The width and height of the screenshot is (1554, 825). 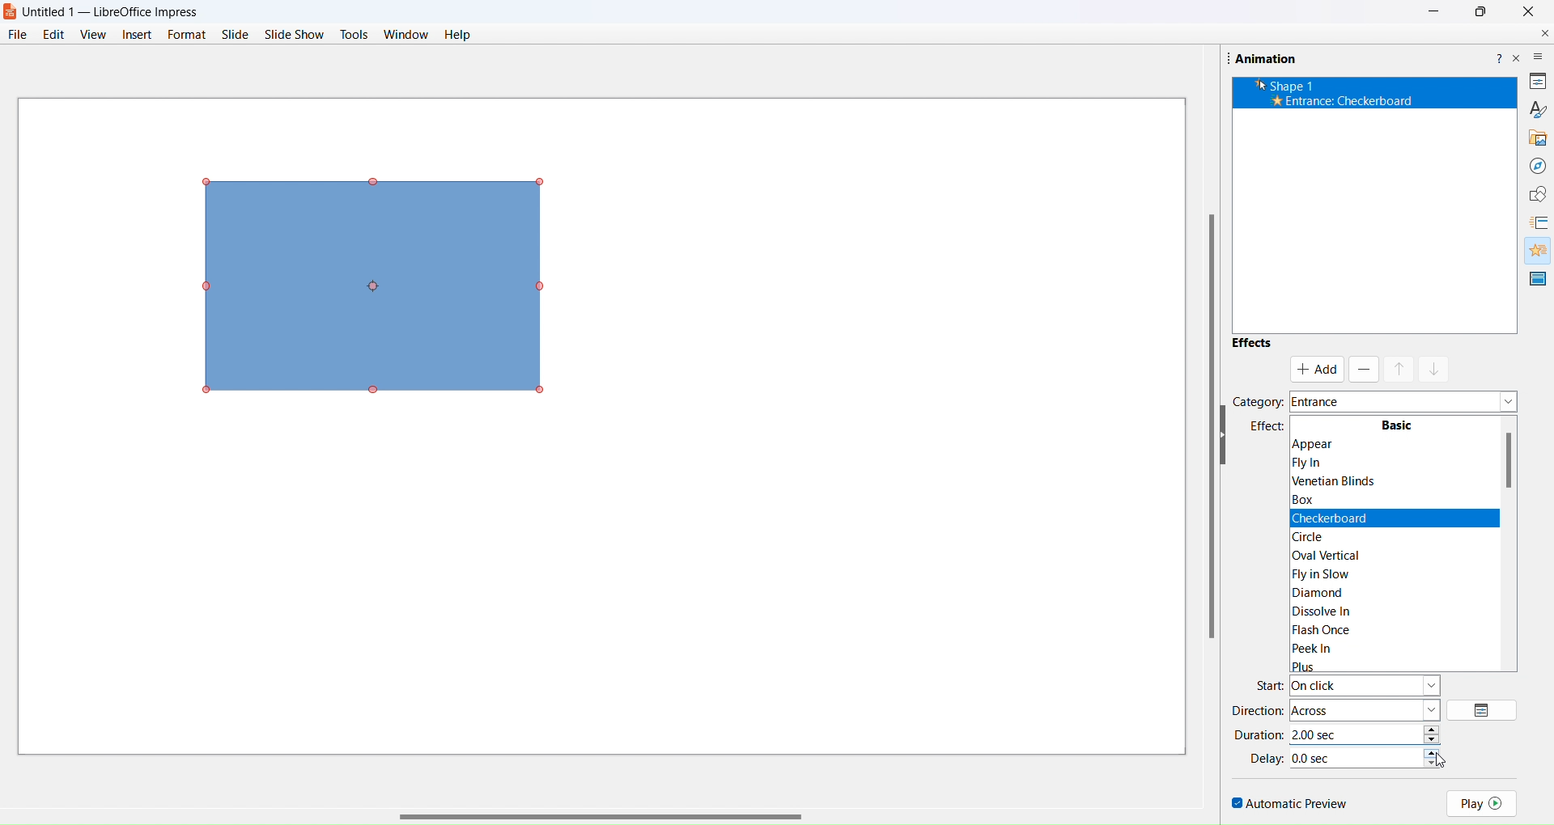 What do you see at coordinates (1269, 683) in the screenshot?
I see `start` at bounding box center [1269, 683].